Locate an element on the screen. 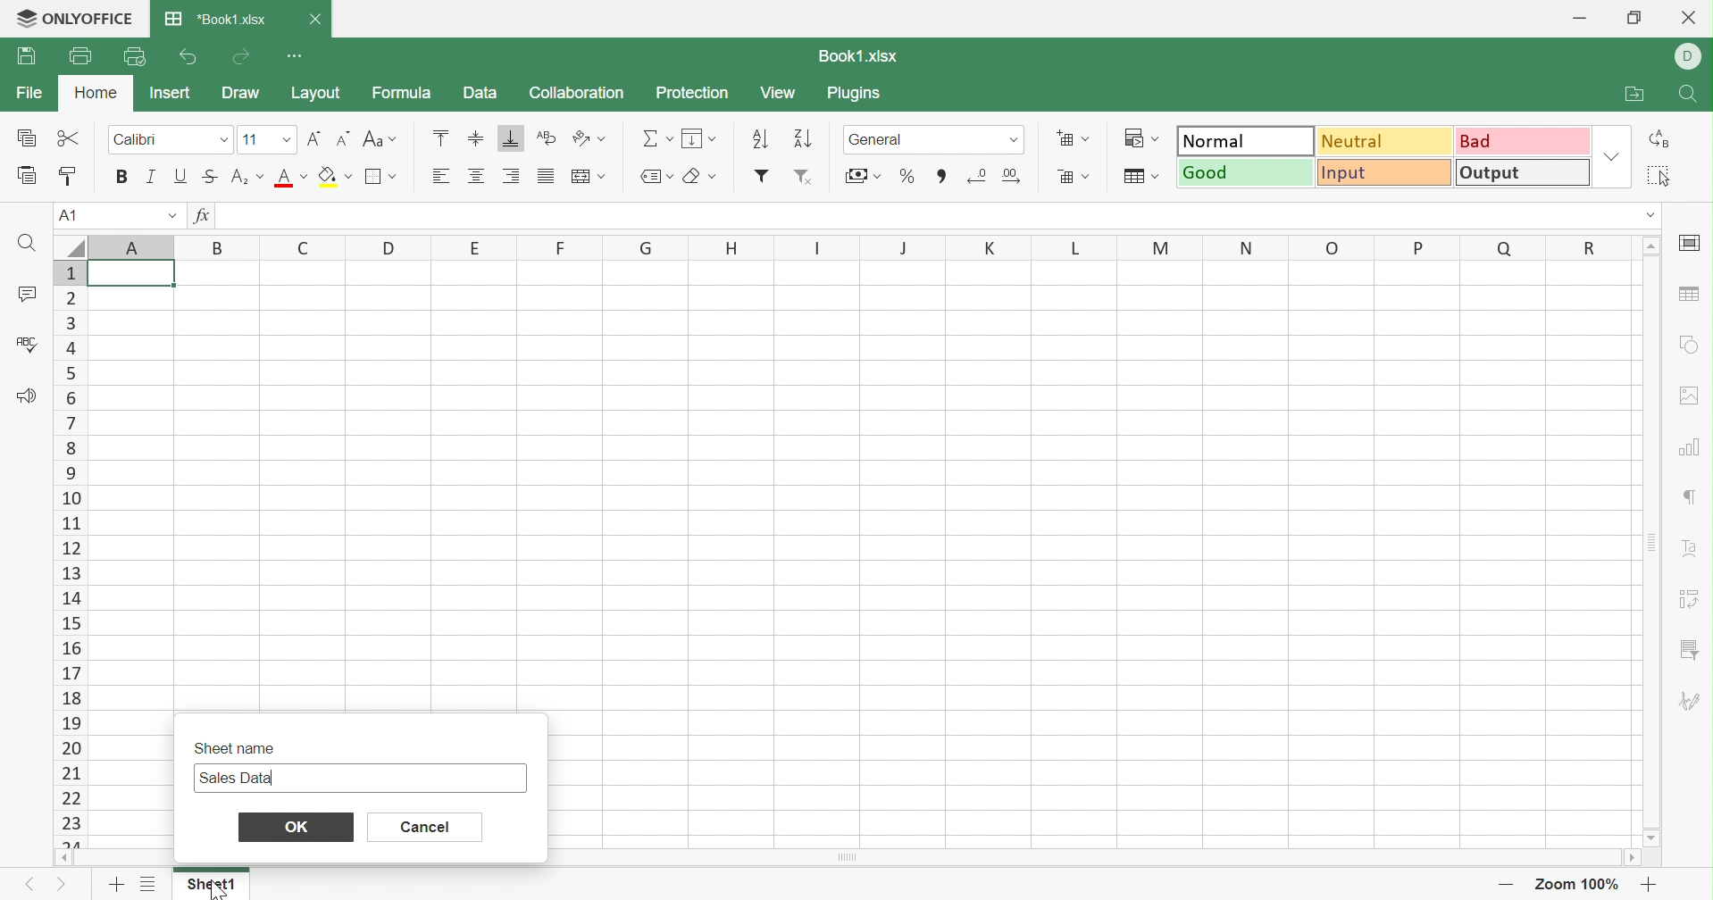 The image size is (1713, 900). Feedback & Support is located at coordinates (27, 395).